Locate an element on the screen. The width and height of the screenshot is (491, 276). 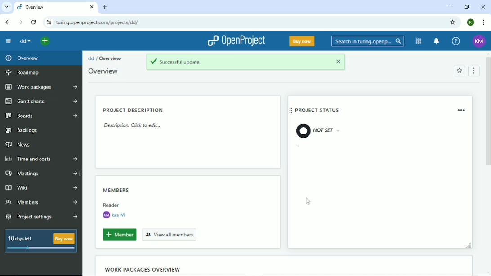
Site is located at coordinates (97, 22).